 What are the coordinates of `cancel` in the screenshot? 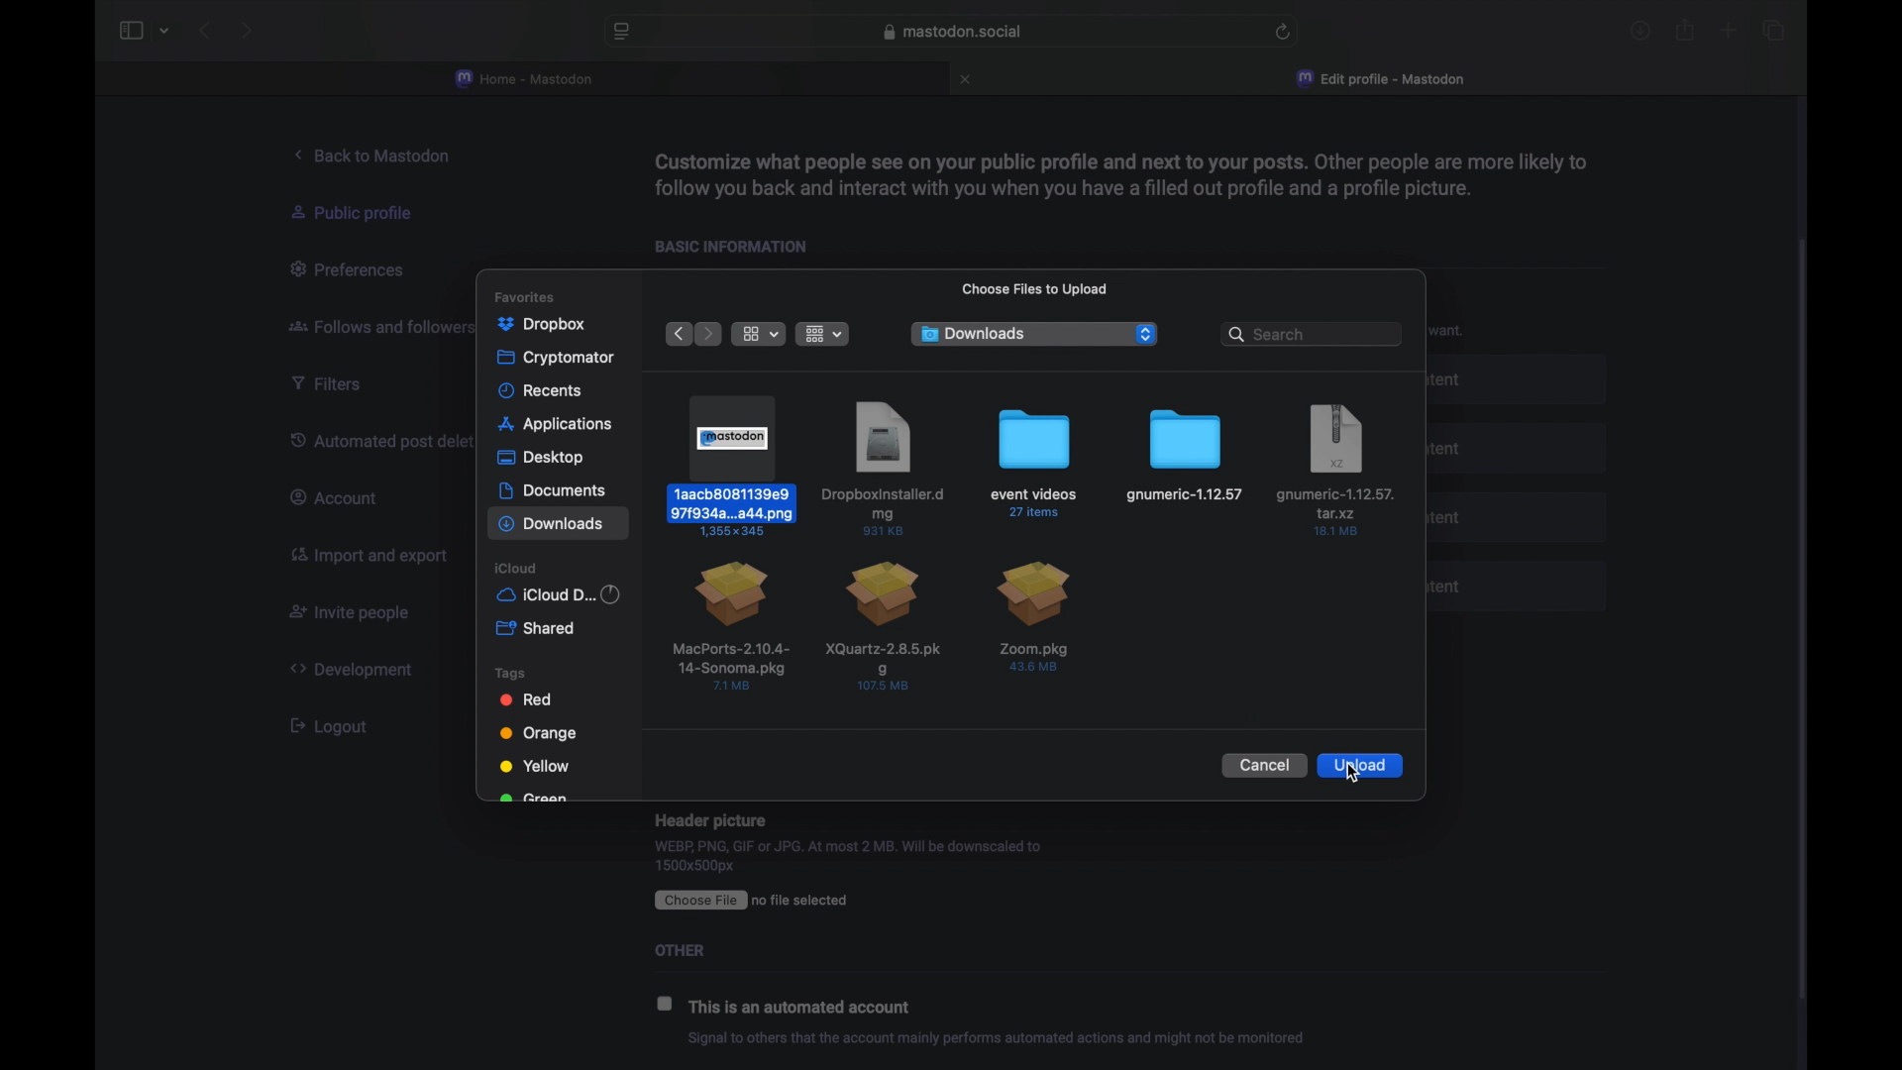 It's located at (1262, 765).